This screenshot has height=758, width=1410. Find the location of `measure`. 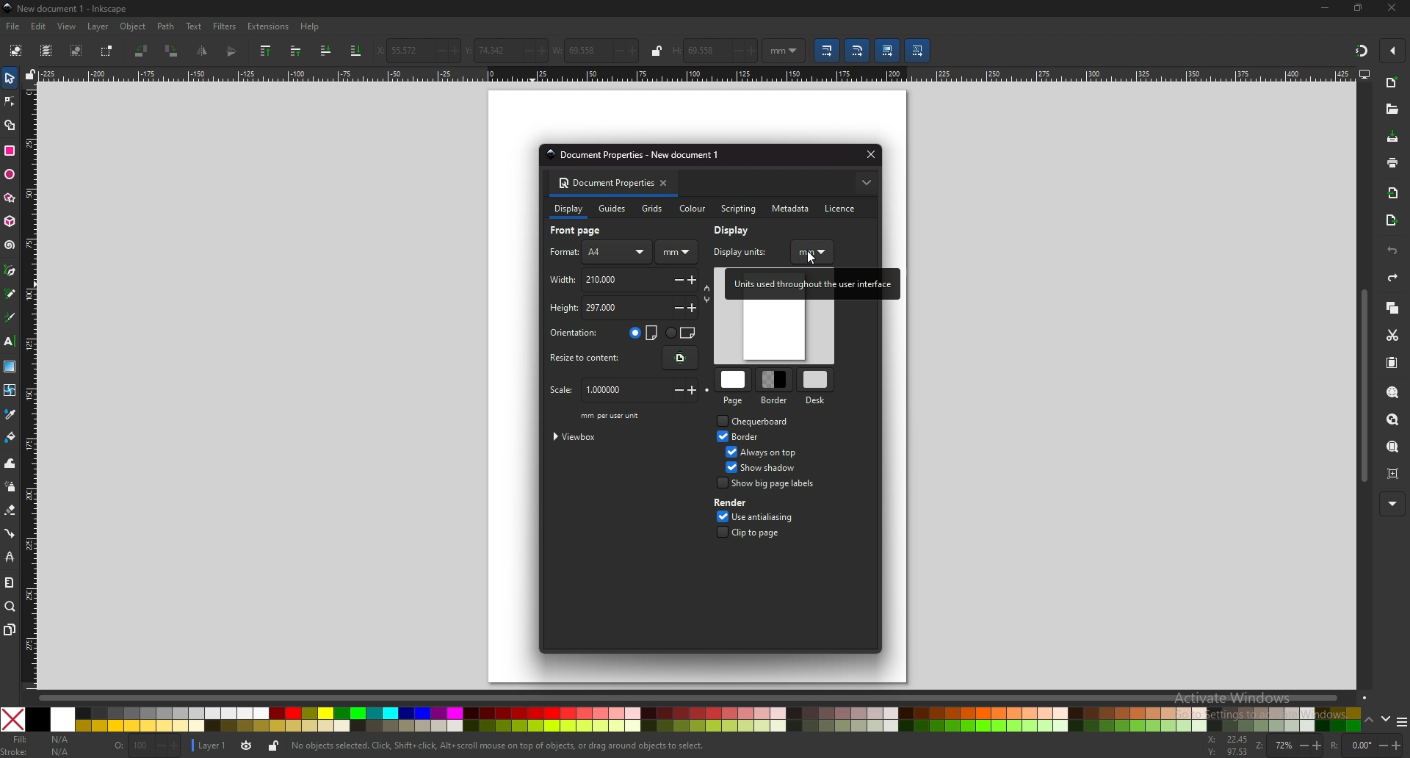

measure is located at coordinates (10, 582).